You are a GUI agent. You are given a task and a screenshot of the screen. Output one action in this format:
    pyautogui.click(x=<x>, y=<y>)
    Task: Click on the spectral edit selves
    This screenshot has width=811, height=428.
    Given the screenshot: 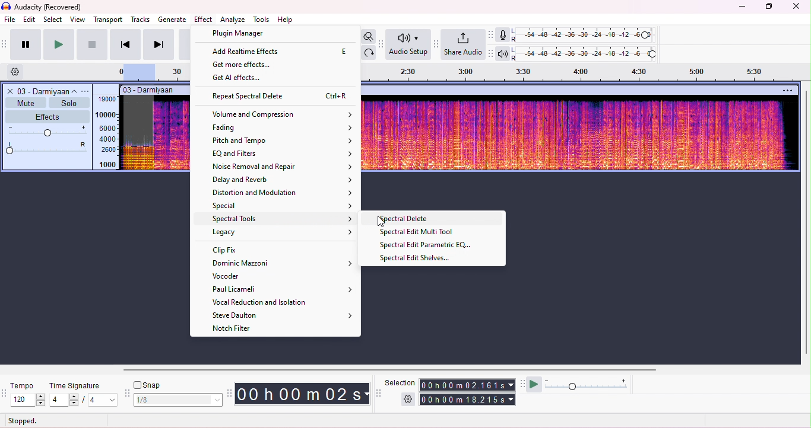 What is the action you would take?
    pyautogui.click(x=419, y=258)
    